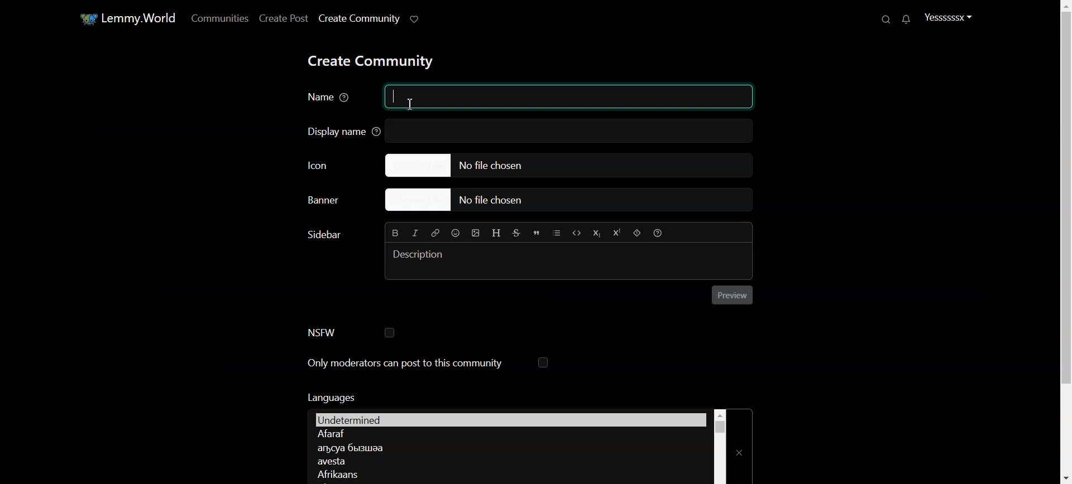 Image resolution: width=1072 pixels, height=484 pixels. What do you see at coordinates (948, 17) in the screenshot?
I see `Profile` at bounding box center [948, 17].